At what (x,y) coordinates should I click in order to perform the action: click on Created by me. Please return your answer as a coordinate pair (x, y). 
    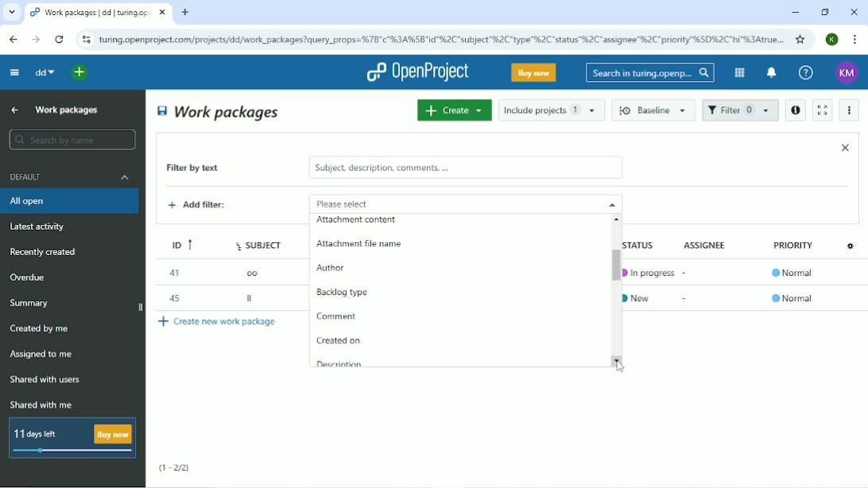
    Looking at the image, I should click on (42, 329).